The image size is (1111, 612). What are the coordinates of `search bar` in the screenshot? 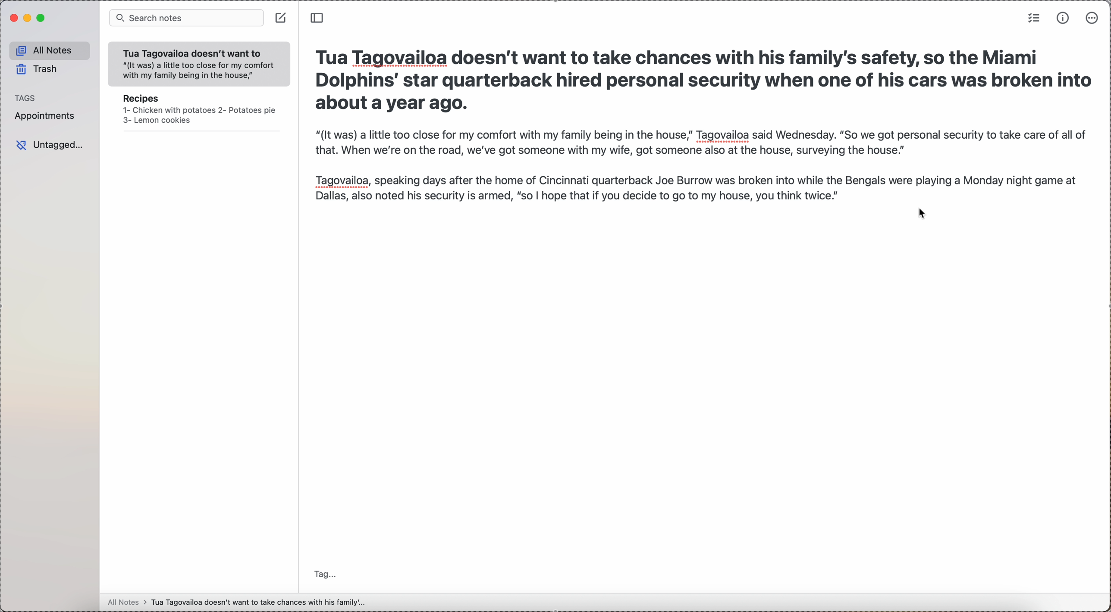 It's located at (187, 18).